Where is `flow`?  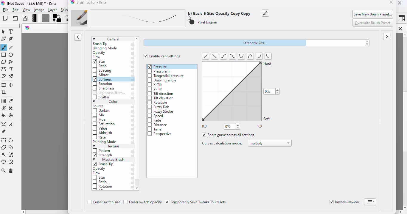
flow is located at coordinates (97, 173).